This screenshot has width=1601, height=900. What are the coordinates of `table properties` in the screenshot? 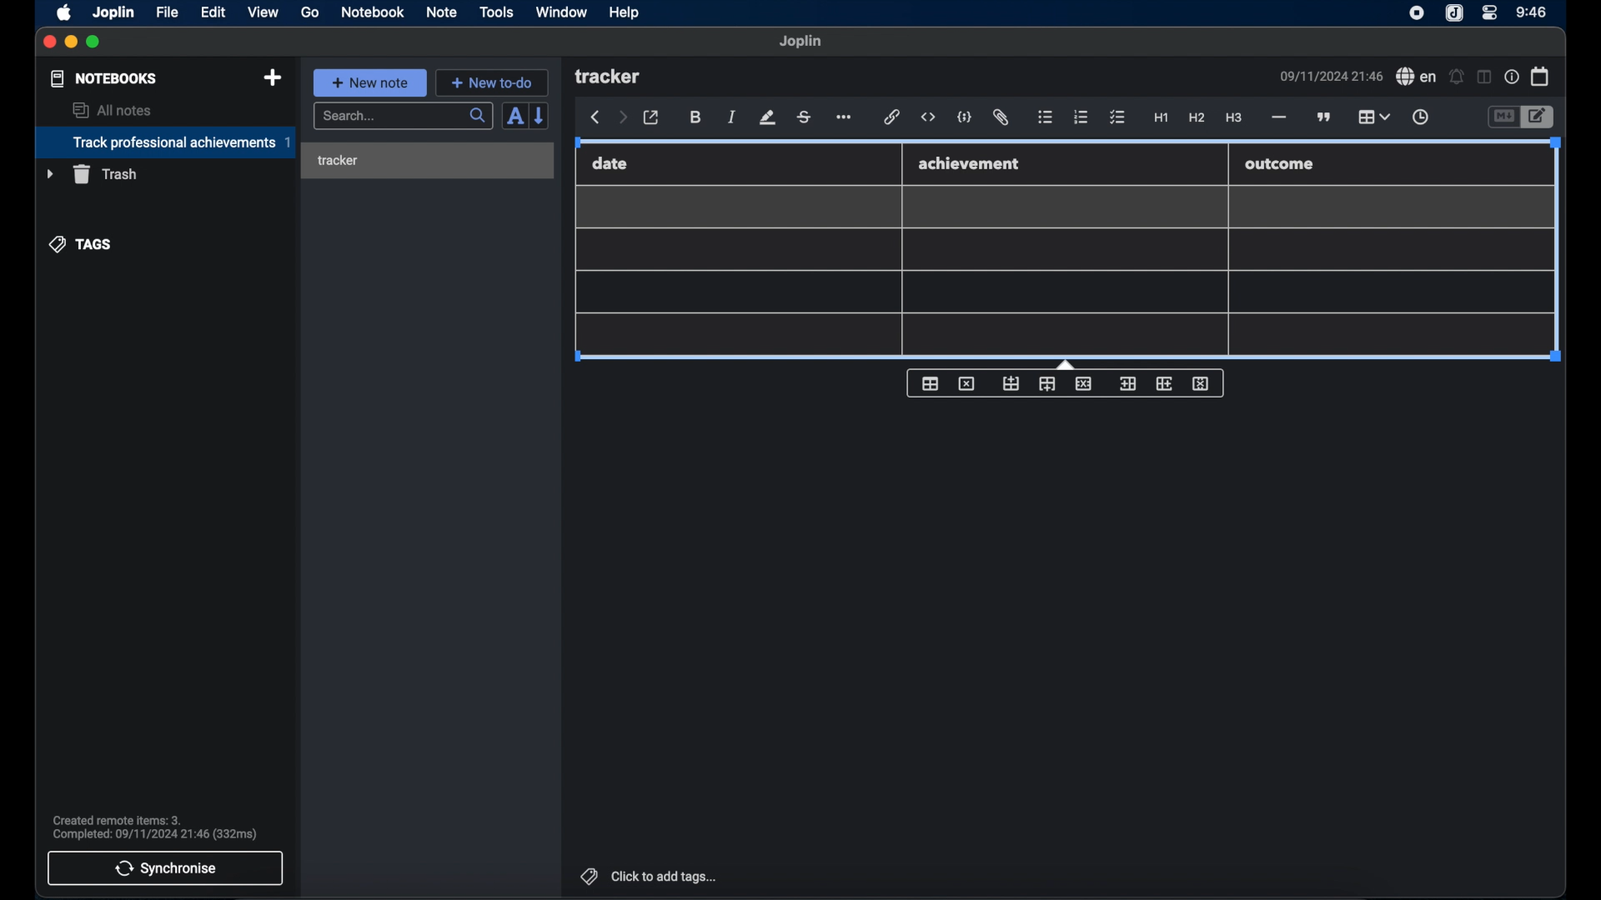 It's located at (930, 384).